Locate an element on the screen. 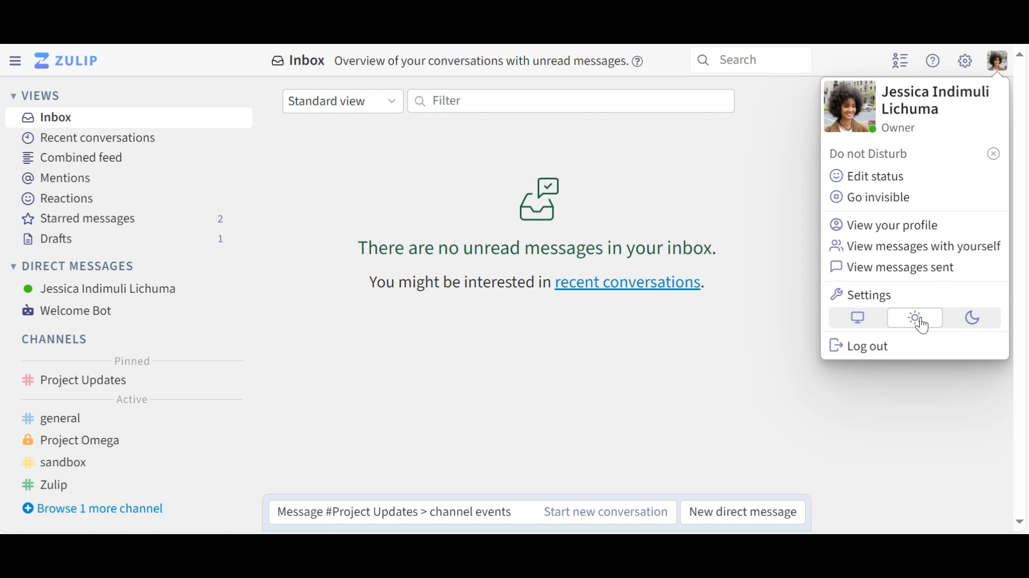 This screenshot has width=1029, height=578. View messages with yourself is located at coordinates (914, 247).